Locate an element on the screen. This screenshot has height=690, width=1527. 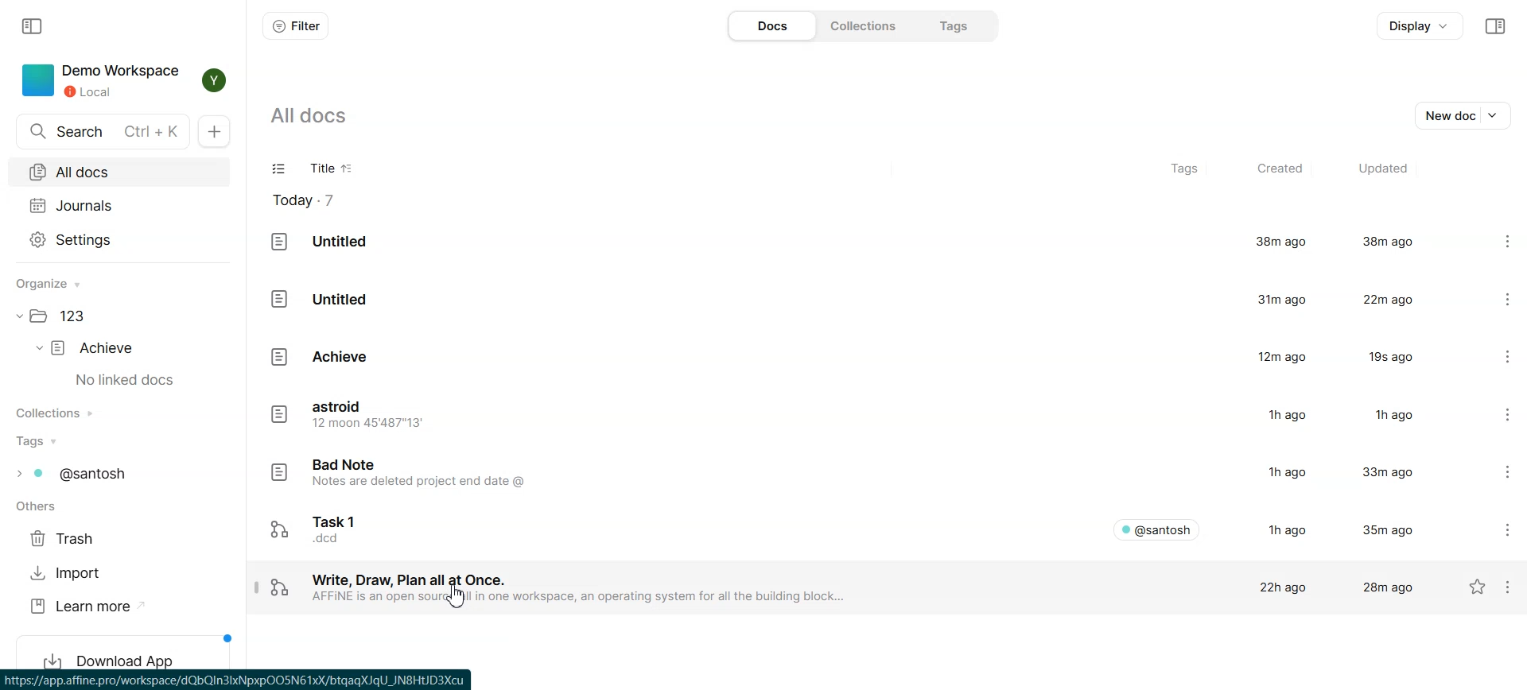
Doc file is located at coordinates (855, 475).